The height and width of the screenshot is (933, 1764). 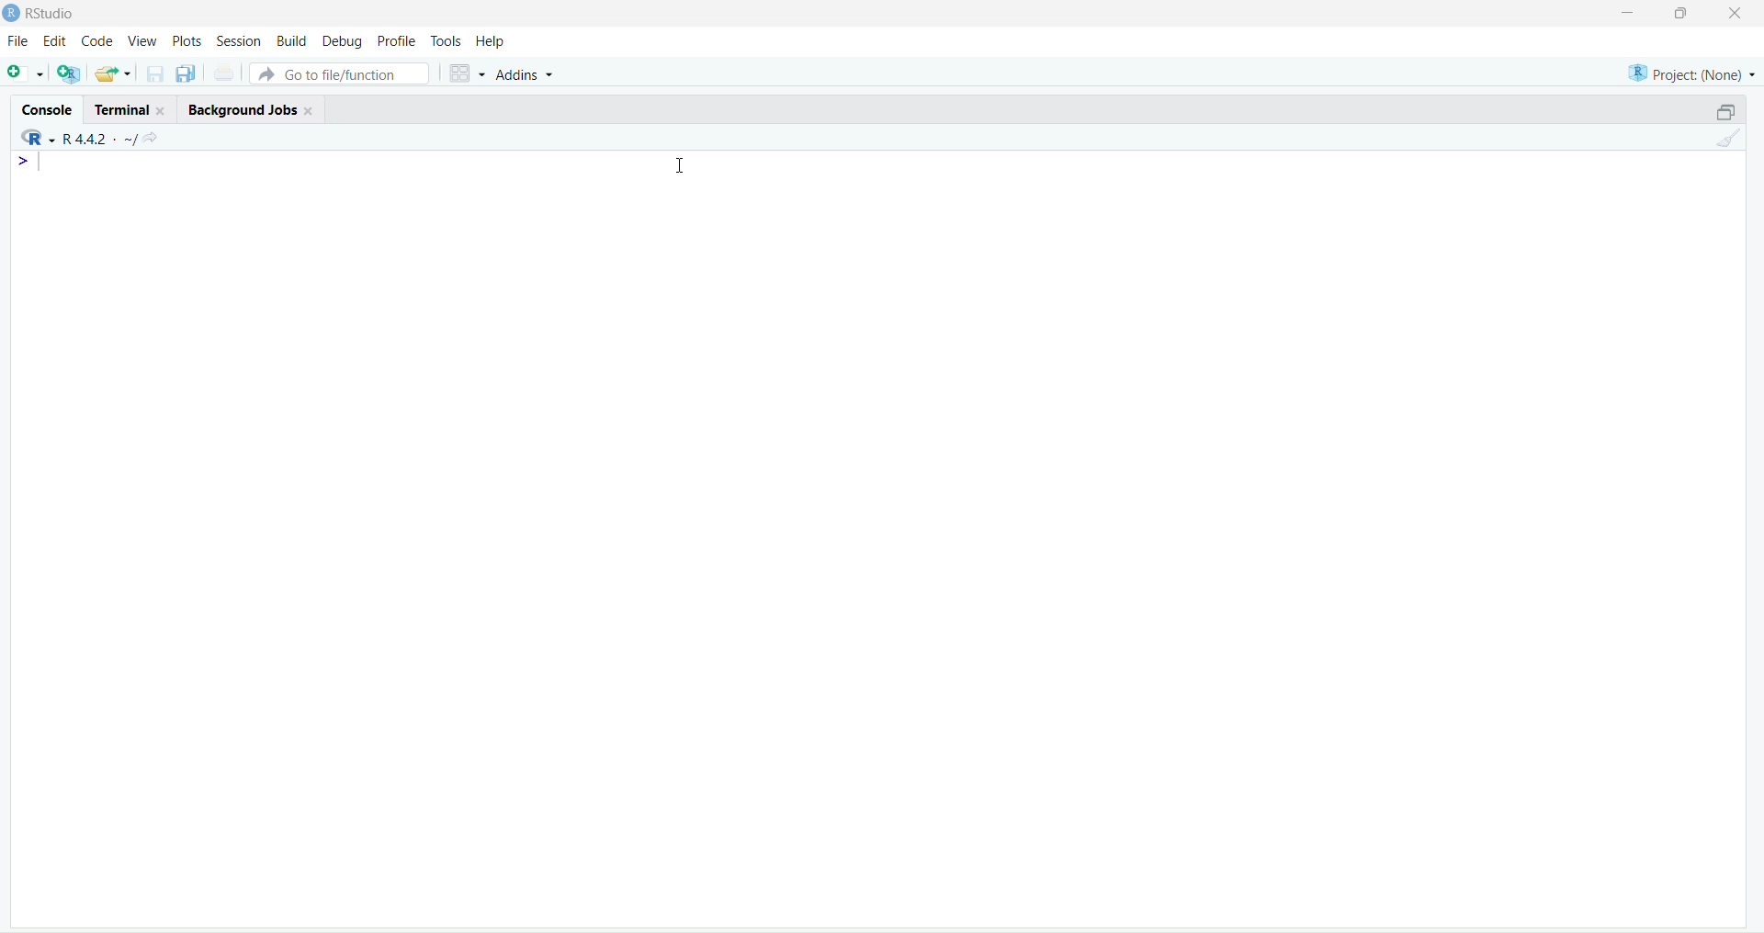 I want to click on Build, so click(x=291, y=40).